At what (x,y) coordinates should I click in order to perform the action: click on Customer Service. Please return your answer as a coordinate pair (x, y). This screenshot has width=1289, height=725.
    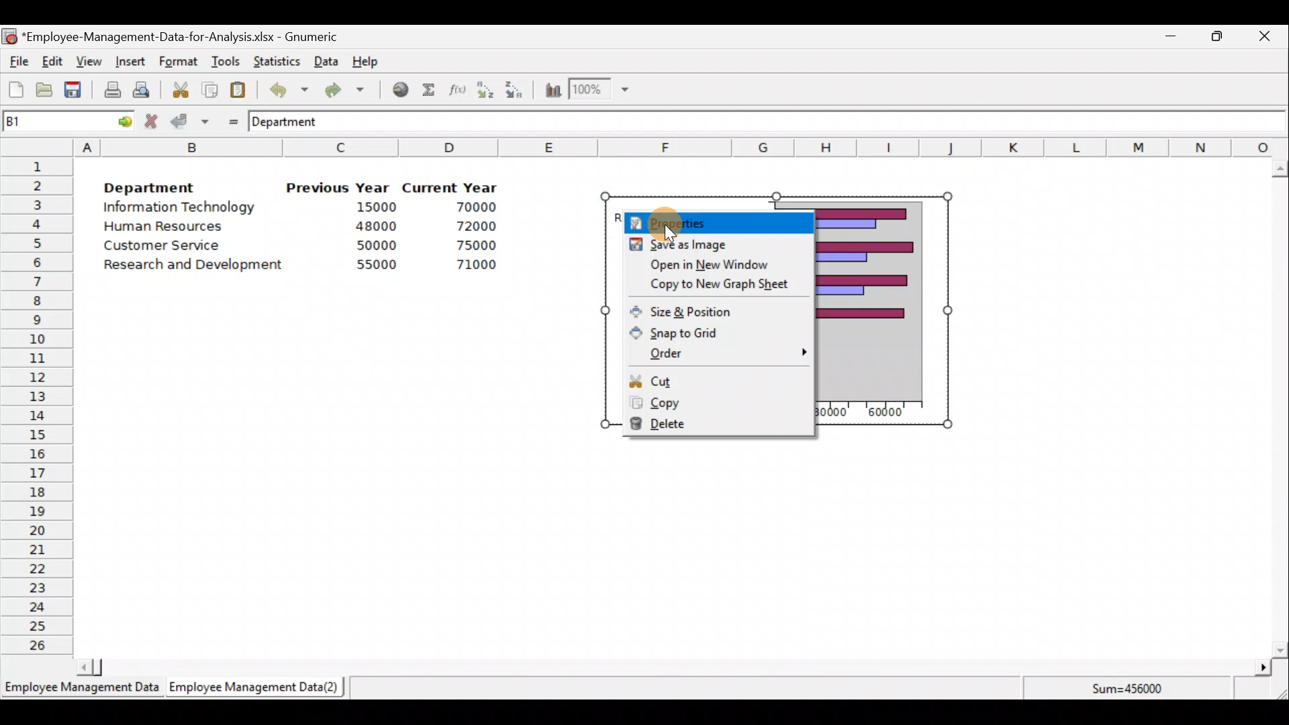
    Looking at the image, I should click on (165, 248).